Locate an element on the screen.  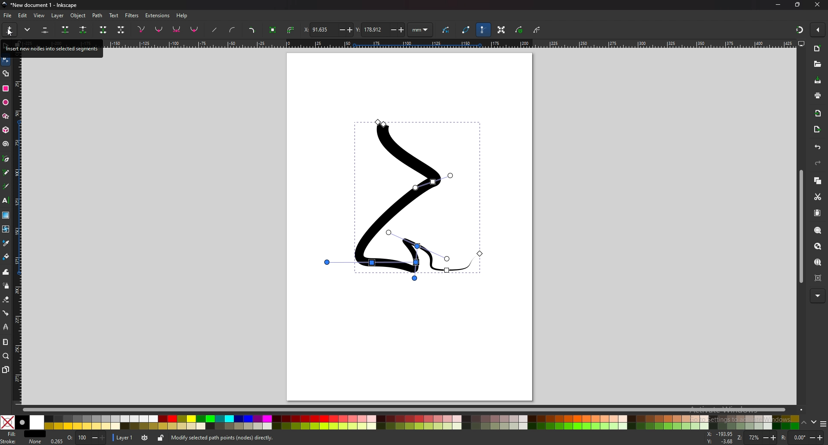
drawing is located at coordinates (402, 198).